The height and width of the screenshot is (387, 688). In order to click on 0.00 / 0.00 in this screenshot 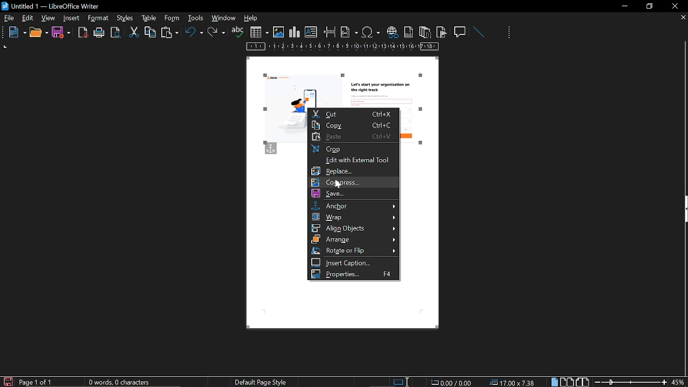, I will do `click(453, 382)`.